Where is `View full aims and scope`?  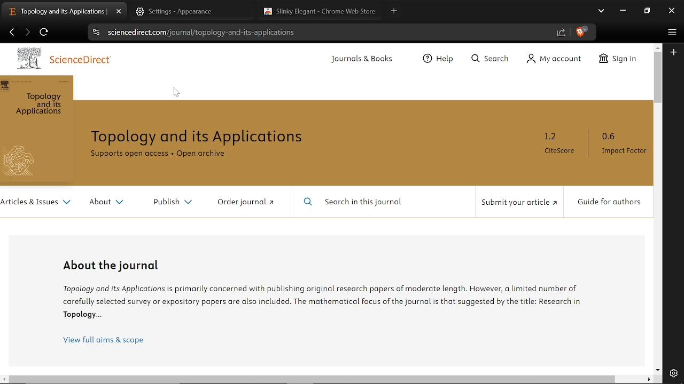 View full aims and scope is located at coordinates (103, 341).